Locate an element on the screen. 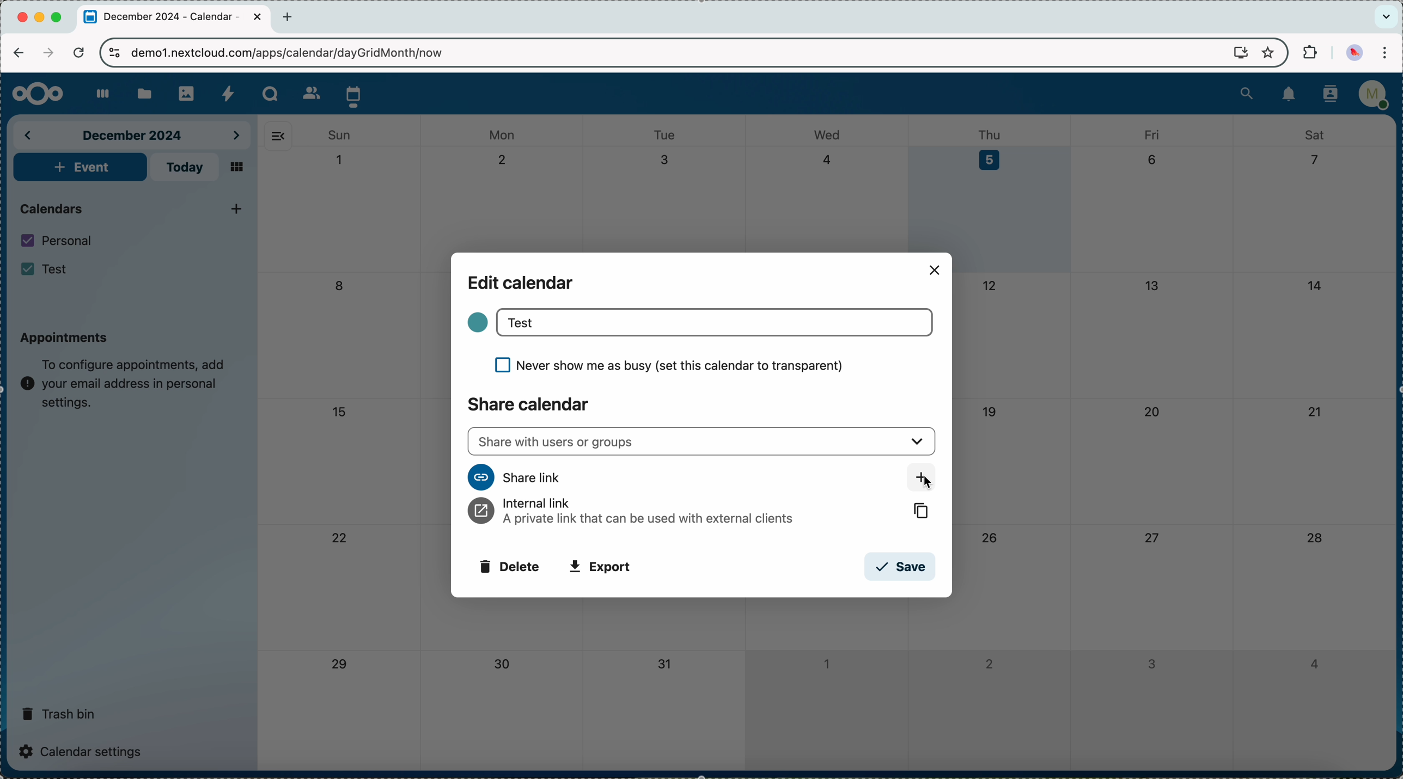 The image size is (1403, 779). copy is located at coordinates (916, 510).